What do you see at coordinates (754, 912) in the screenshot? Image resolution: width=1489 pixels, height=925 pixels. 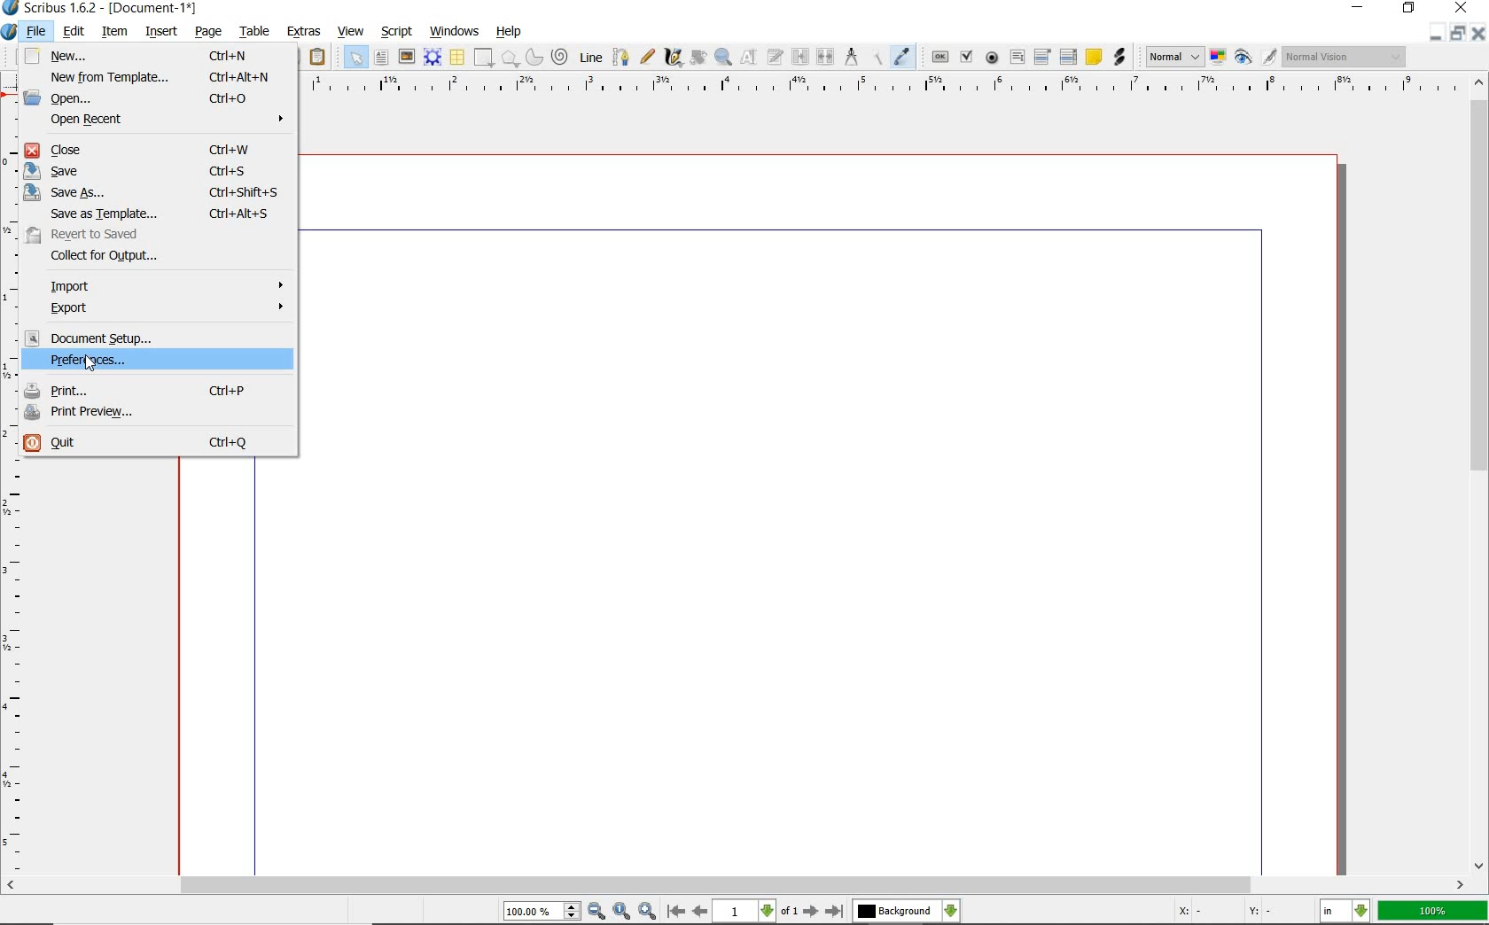 I see `move to next or previous page` at bounding box center [754, 912].